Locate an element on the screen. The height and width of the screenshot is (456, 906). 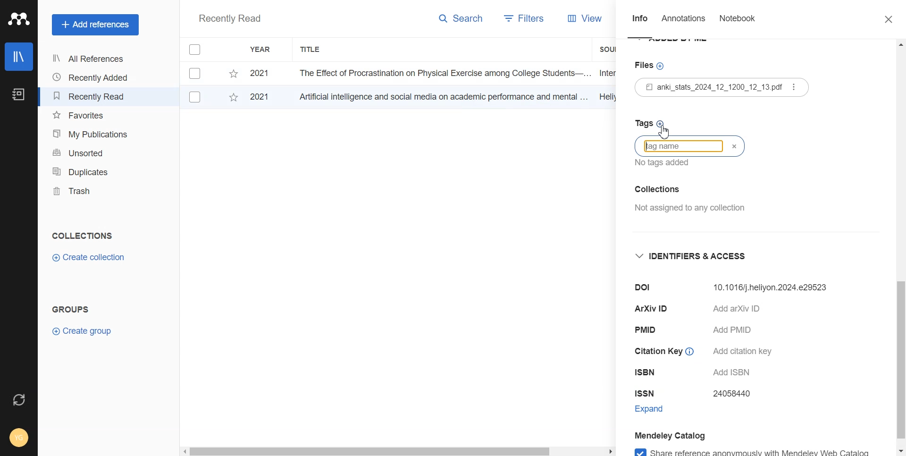
My Publications is located at coordinates (92, 134).